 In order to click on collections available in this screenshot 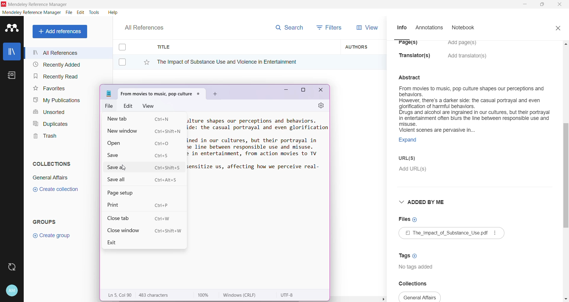, I will do `click(420, 297)`.